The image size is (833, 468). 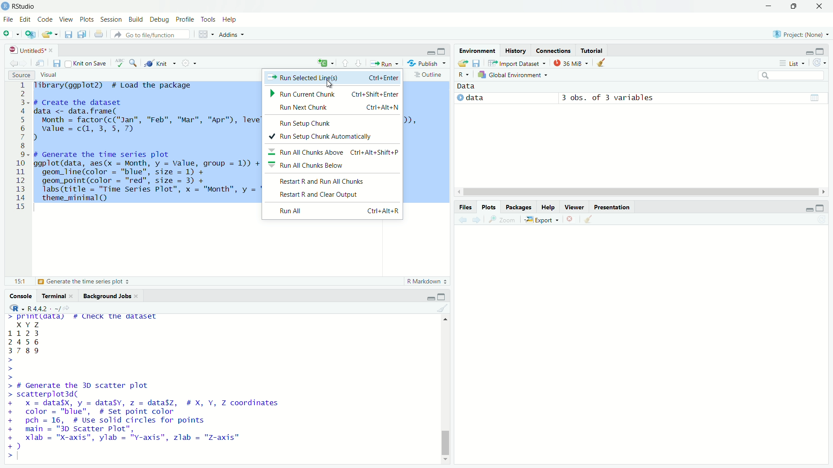 What do you see at coordinates (337, 211) in the screenshot?
I see `Run All` at bounding box center [337, 211].